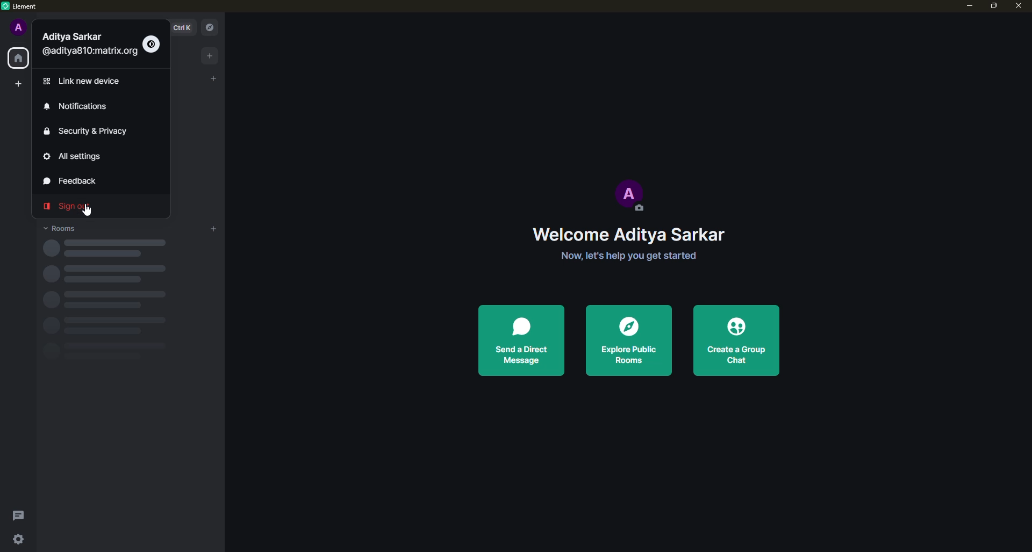 The image size is (1032, 552). I want to click on profile picture, so click(633, 197).